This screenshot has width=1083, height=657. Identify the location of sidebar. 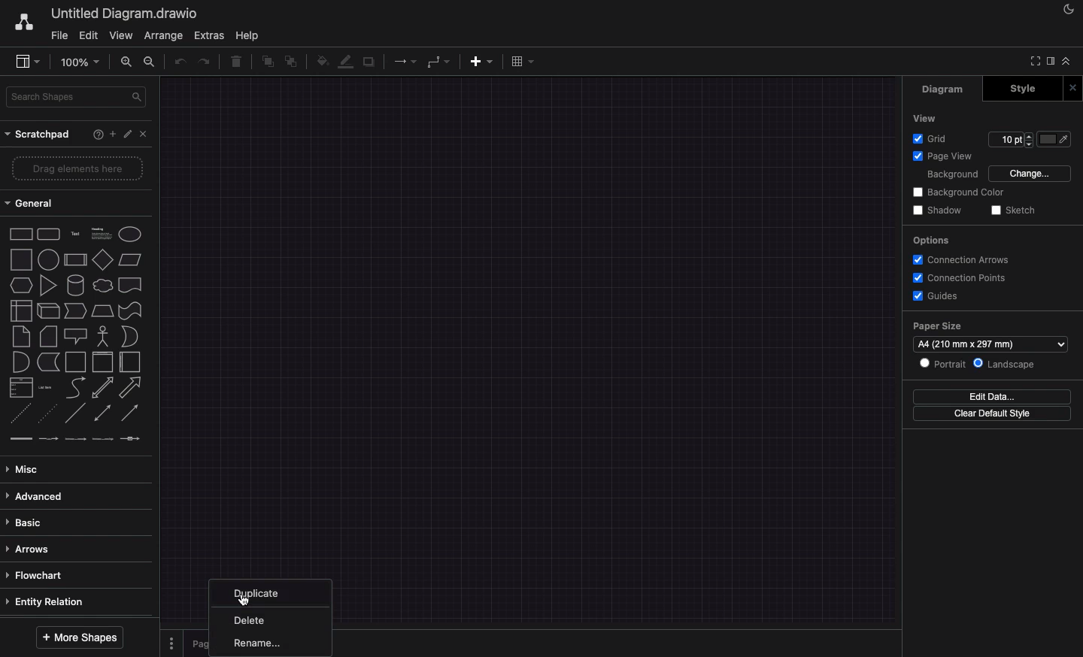
(27, 62).